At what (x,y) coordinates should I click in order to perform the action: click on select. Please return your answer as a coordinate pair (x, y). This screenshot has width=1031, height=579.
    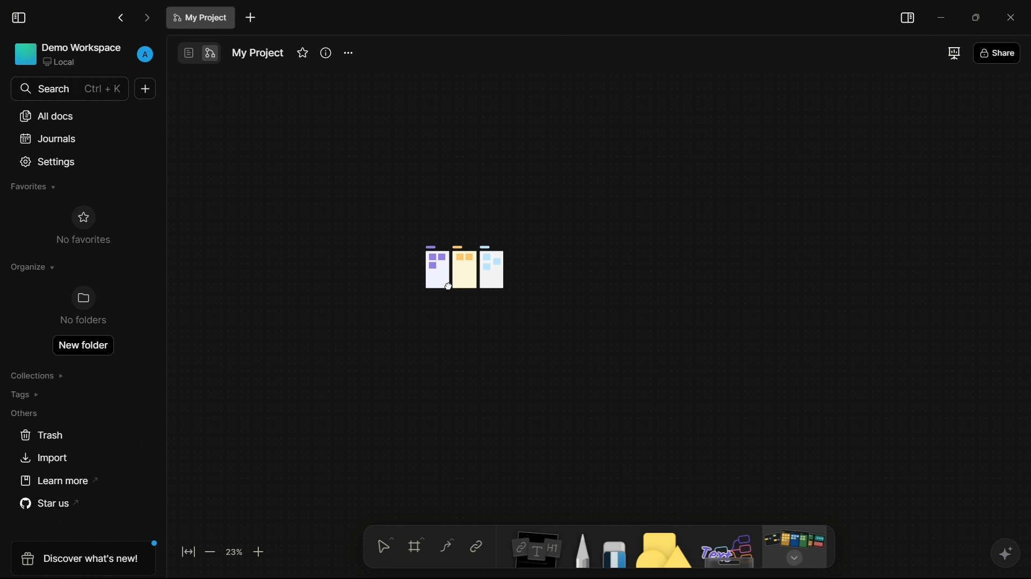
    Looking at the image, I should click on (383, 545).